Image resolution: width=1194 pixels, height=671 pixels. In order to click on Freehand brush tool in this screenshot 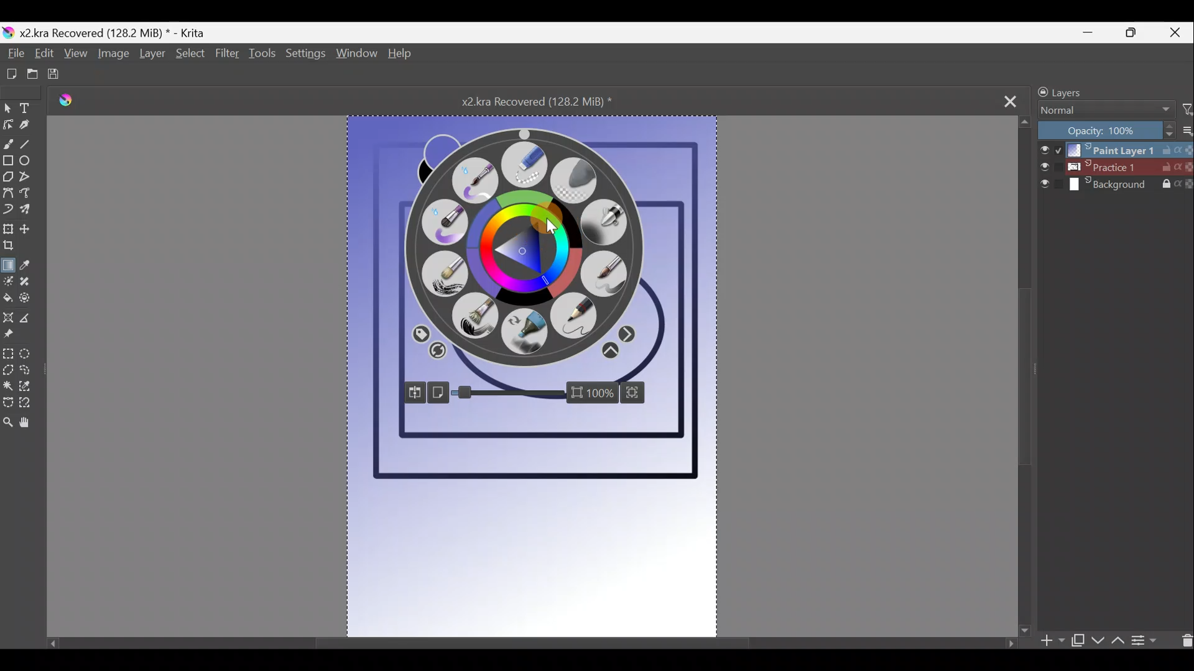, I will do `click(8, 144)`.